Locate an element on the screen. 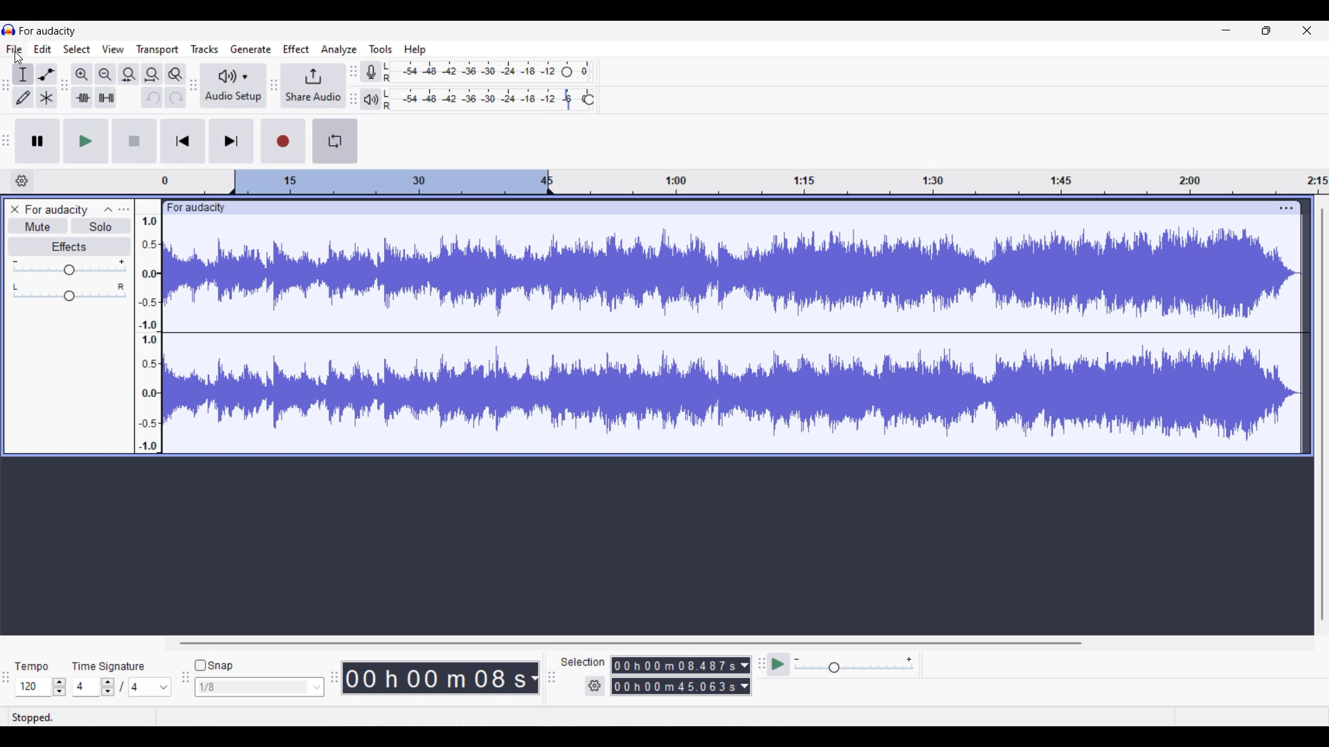  Show in smaller tab is located at coordinates (1266, 30).